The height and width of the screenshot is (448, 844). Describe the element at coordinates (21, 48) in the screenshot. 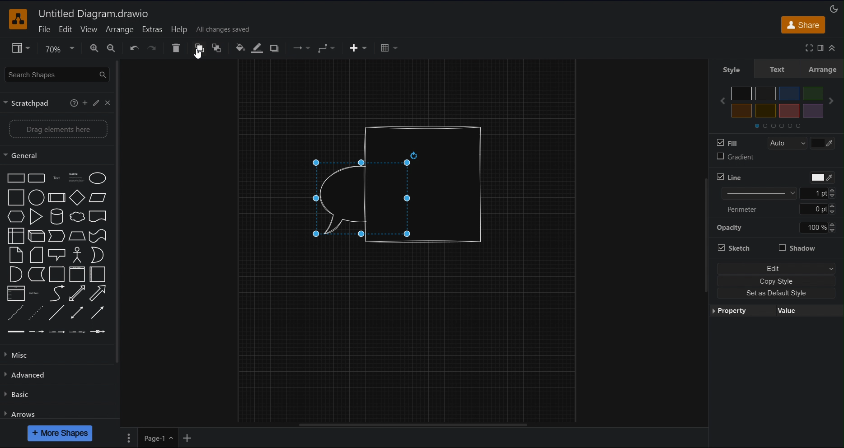

I see `View` at that location.